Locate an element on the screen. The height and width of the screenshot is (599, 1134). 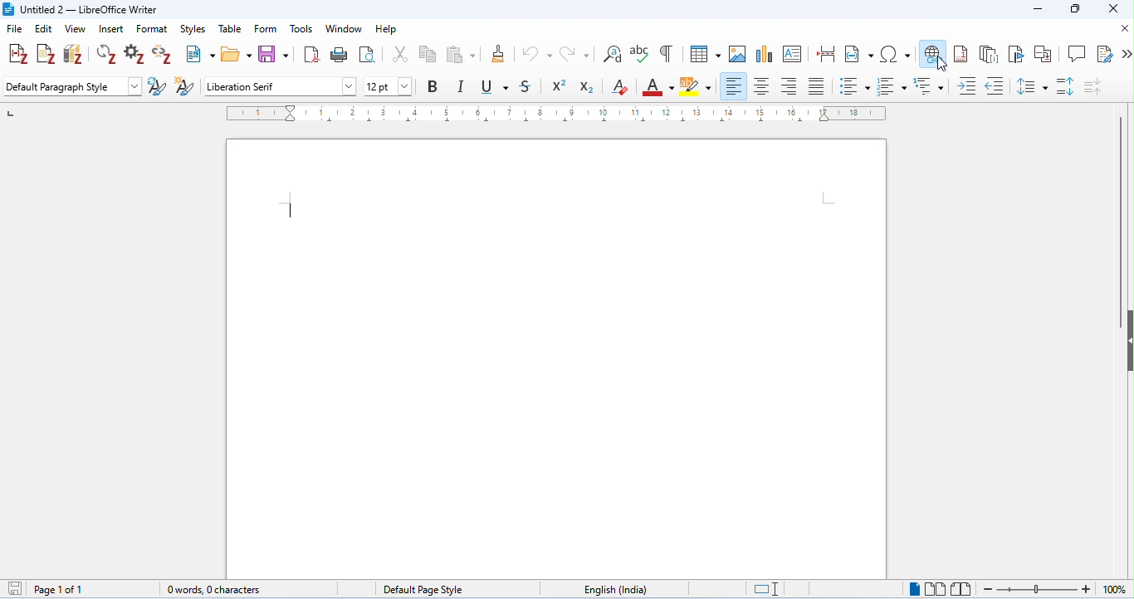
book view is located at coordinates (962, 589).